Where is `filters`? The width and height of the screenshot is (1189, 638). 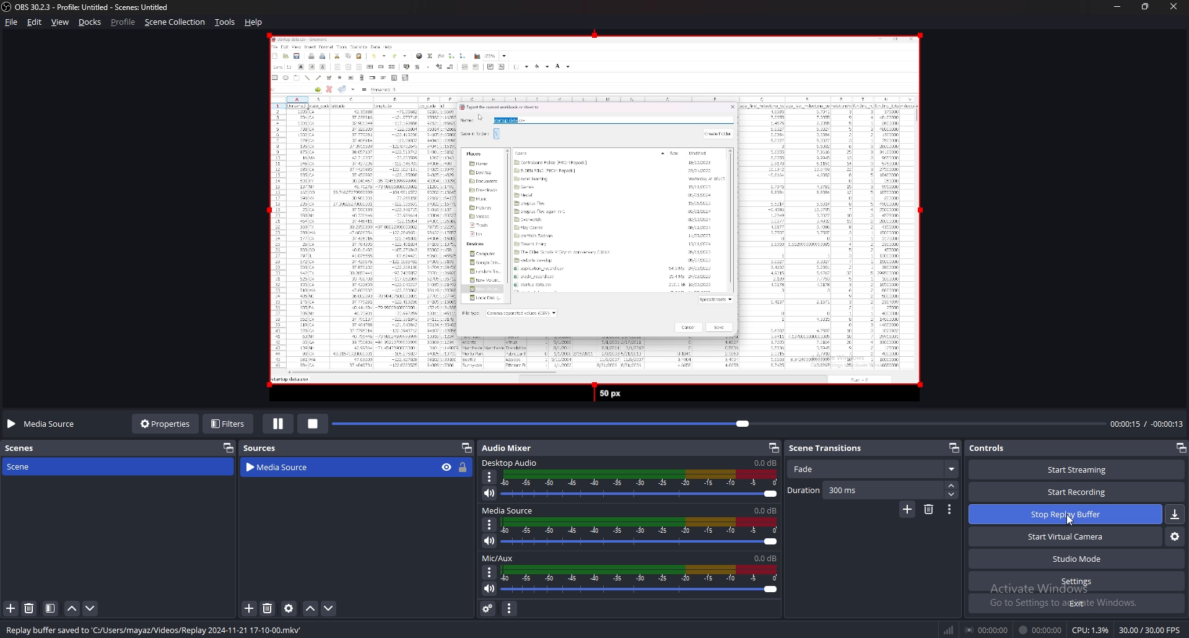
filters is located at coordinates (229, 424).